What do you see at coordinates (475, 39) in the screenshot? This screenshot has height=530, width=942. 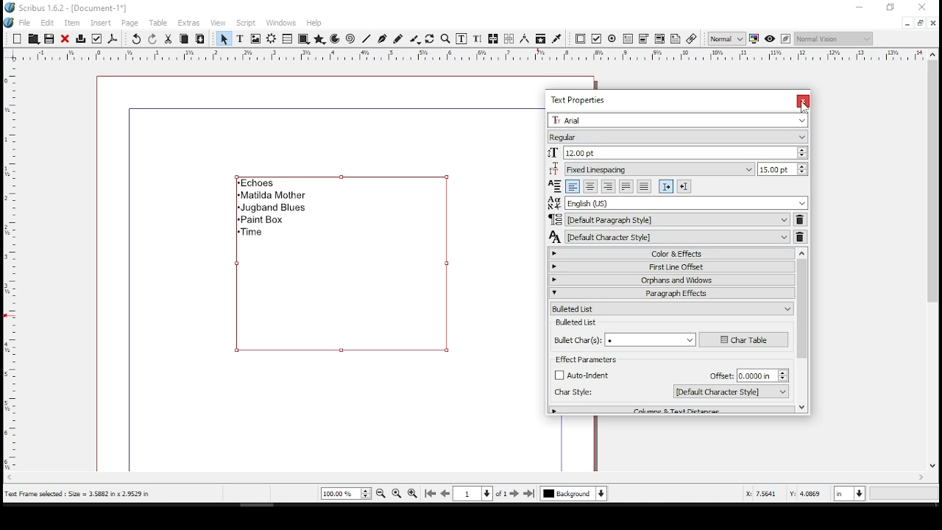 I see `edit text with story editor` at bounding box center [475, 39].